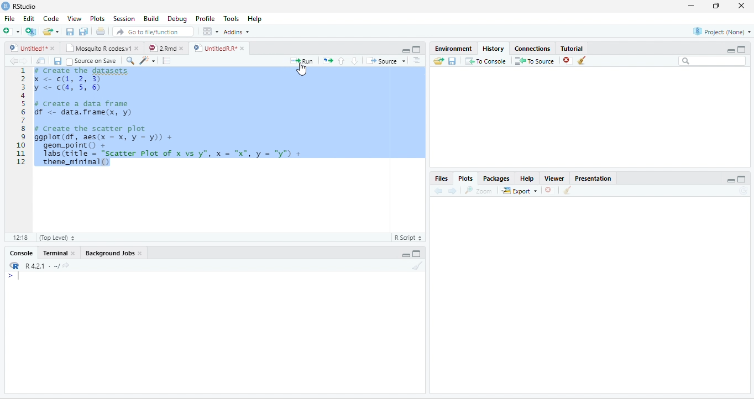  I want to click on Viewer, so click(555, 178).